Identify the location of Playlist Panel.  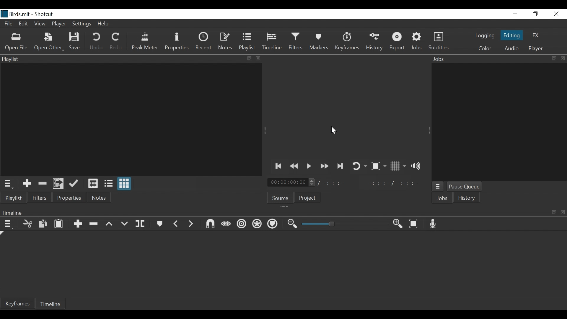
(131, 58).